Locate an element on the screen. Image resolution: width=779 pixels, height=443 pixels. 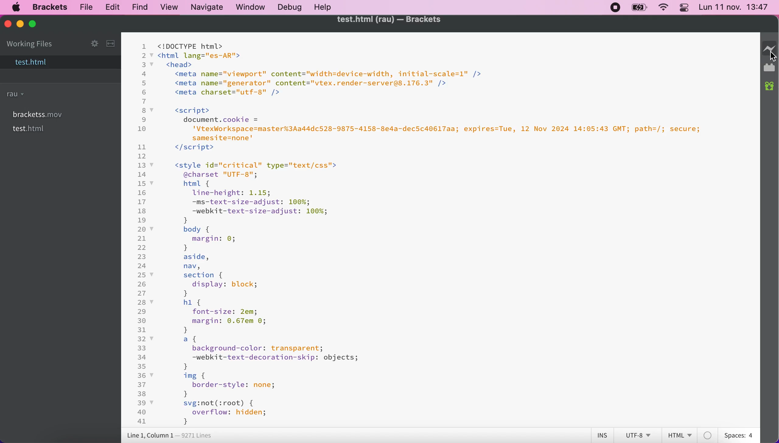
file is located at coordinates (85, 7).